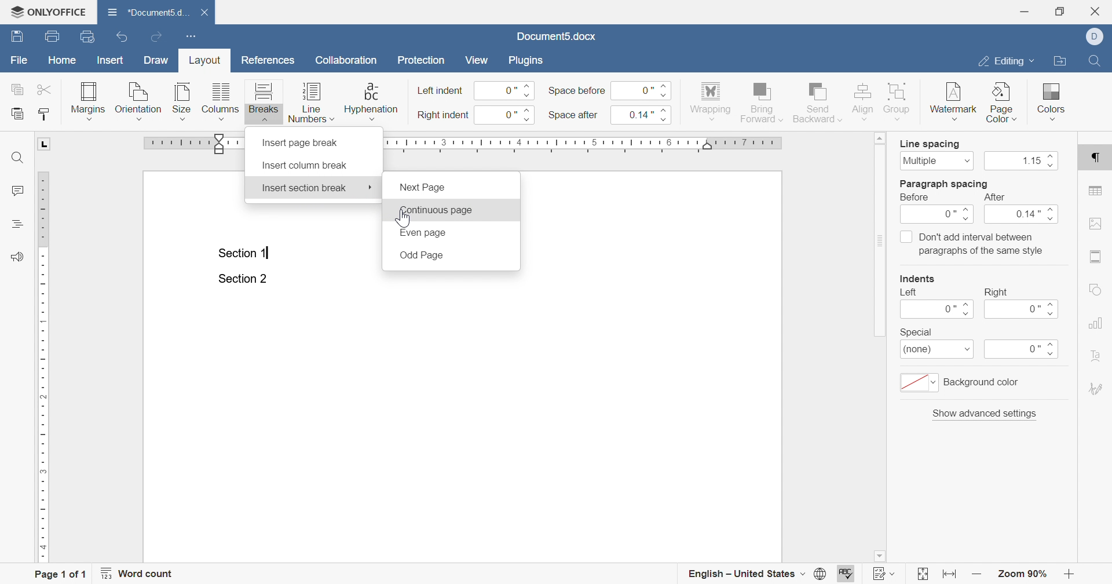  What do you see at coordinates (1003, 103) in the screenshot?
I see `page color` at bounding box center [1003, 103].